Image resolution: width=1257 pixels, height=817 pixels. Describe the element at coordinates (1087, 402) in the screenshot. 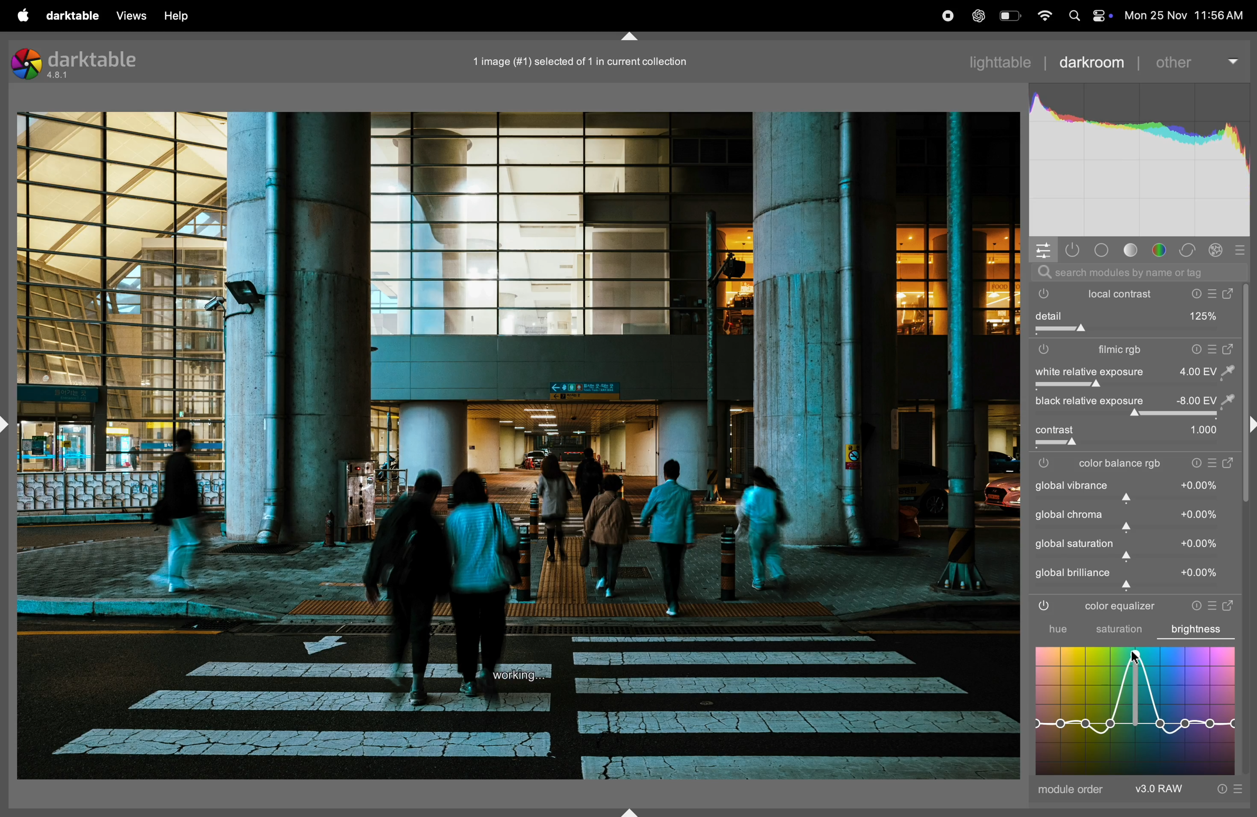

I see `black relavtive exposure` at that location.